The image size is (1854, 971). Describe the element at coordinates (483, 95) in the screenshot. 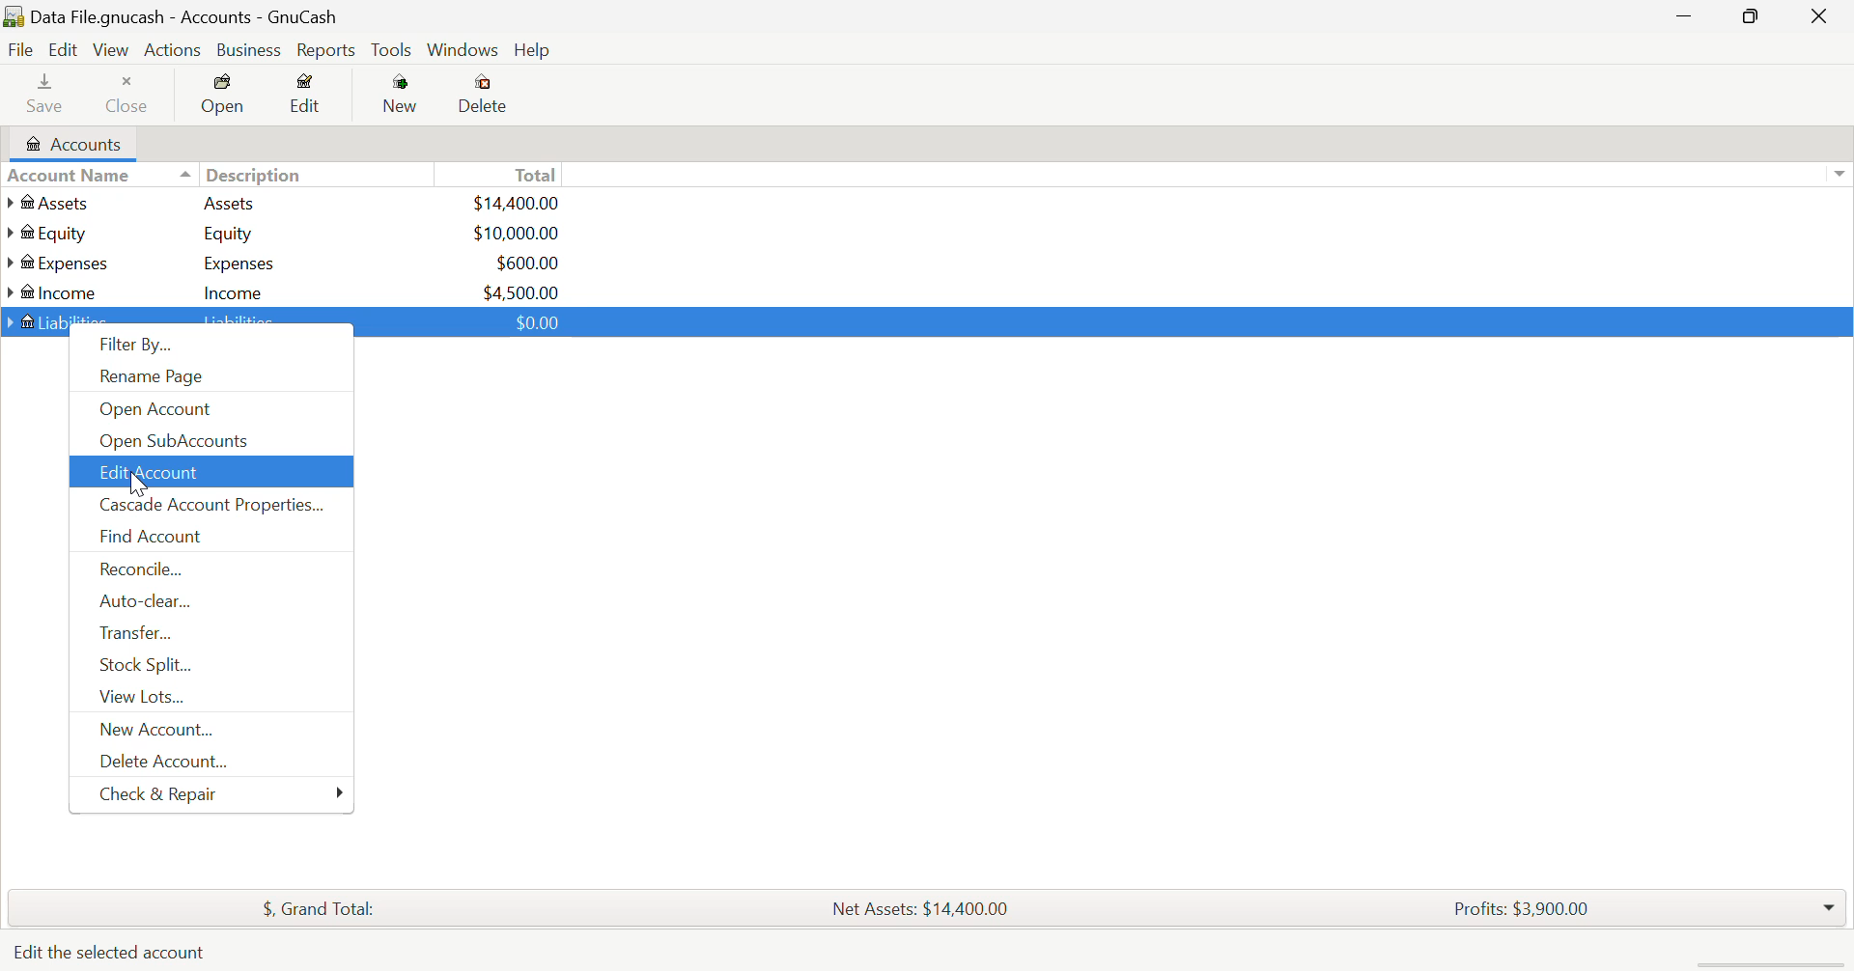

I see `Delete` at that location.